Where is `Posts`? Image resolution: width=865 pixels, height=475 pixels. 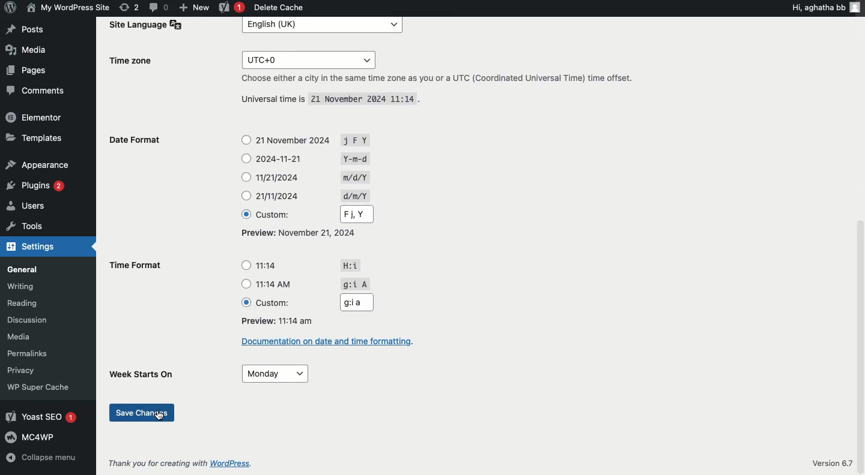 Posts is located at coordinates (25, 29).